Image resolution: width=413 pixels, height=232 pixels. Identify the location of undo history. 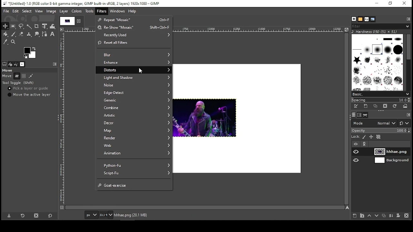
(15, 64).